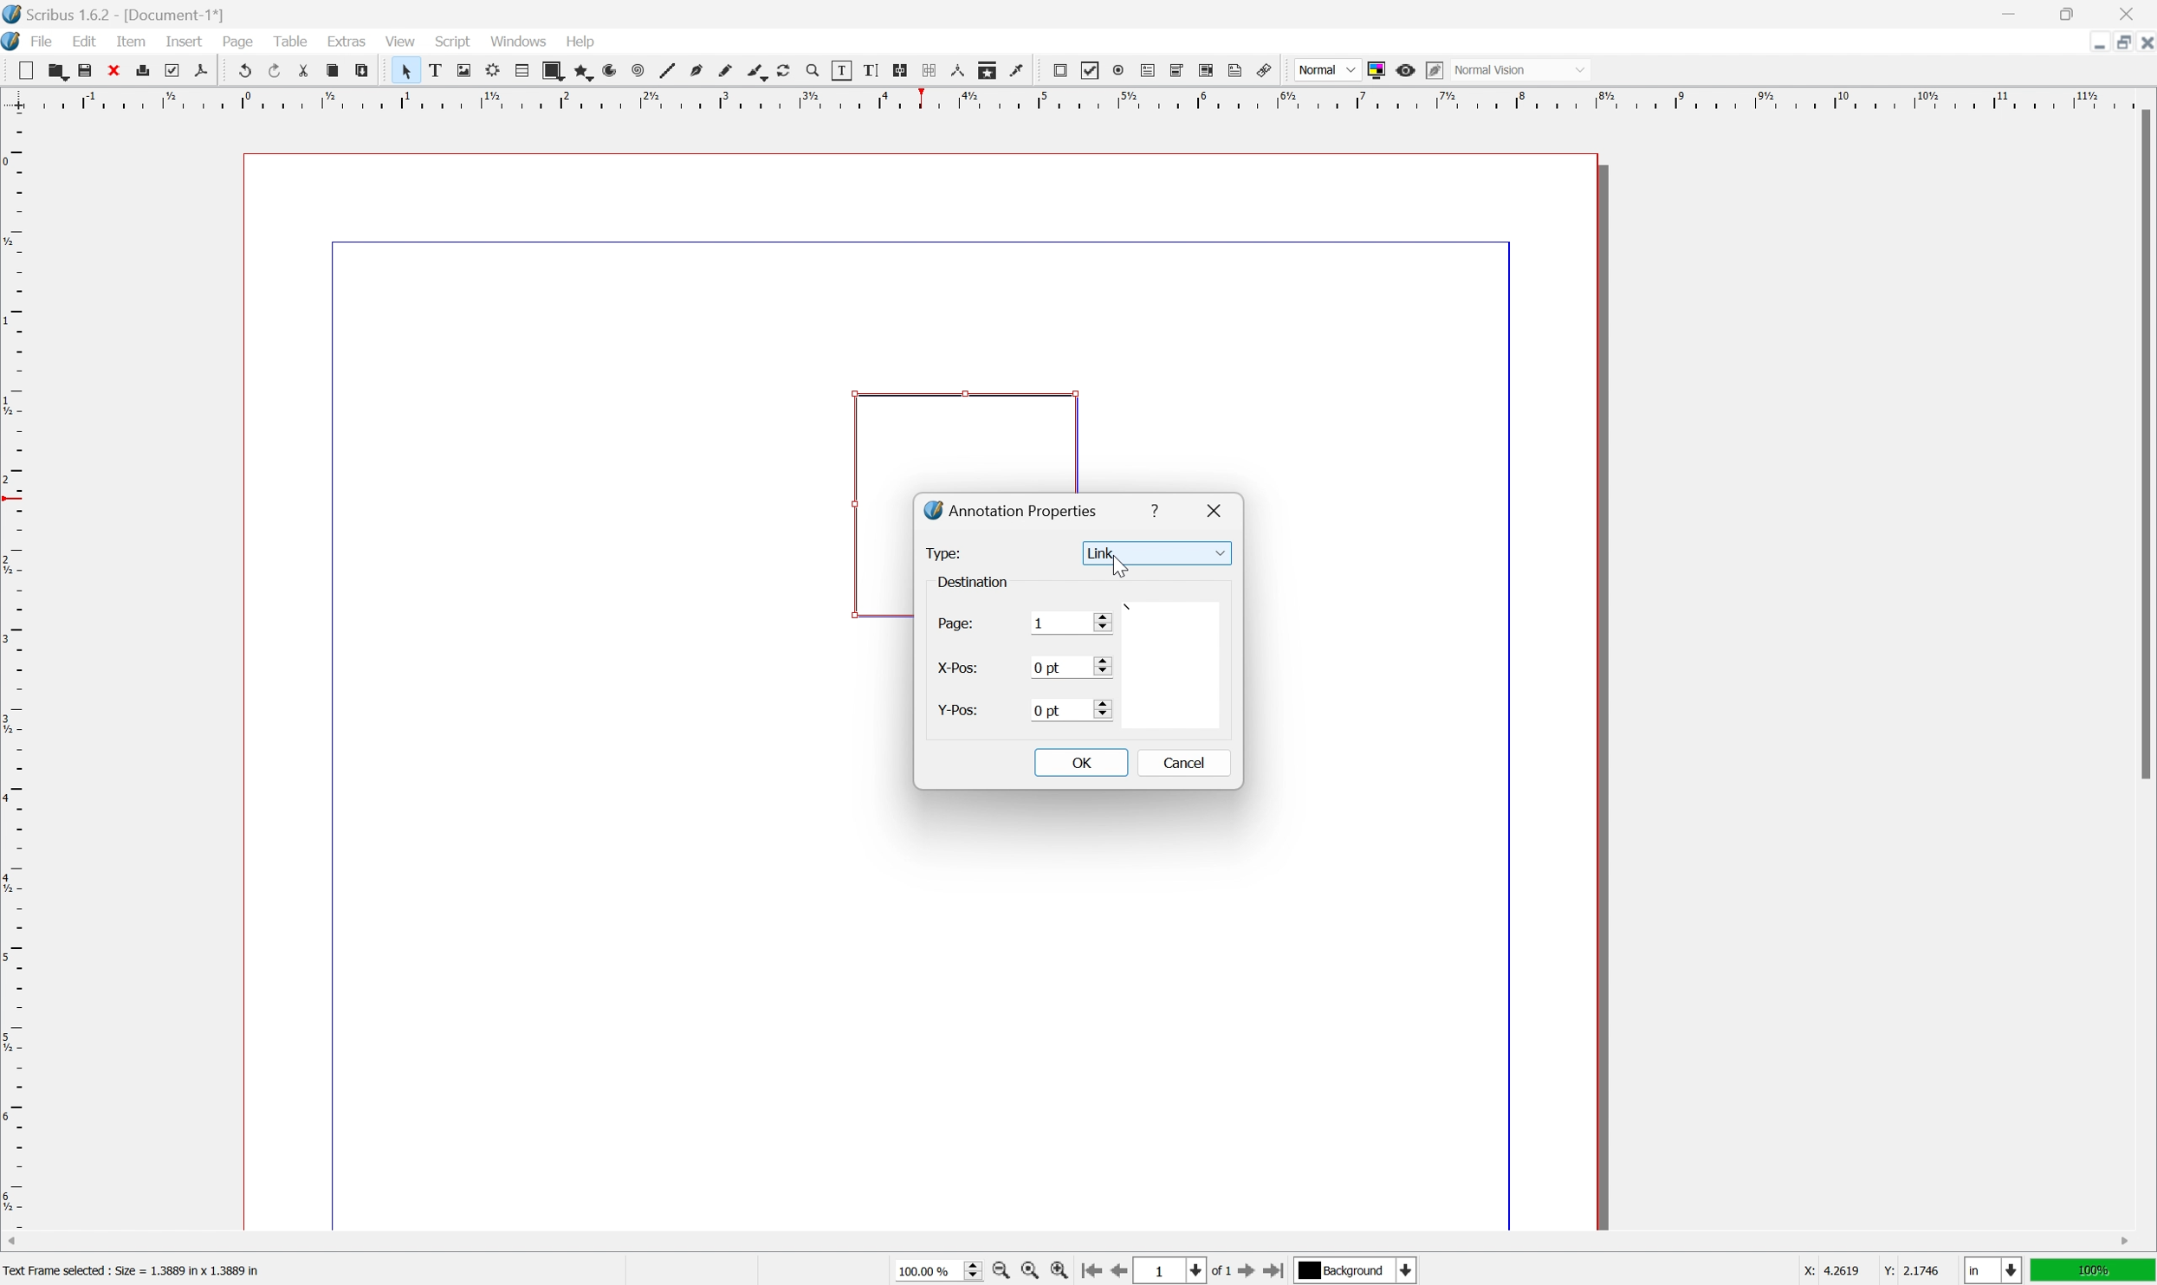 The height and width of the screenshot is (1285, 2157). Describe the element at coordinates (2094, 1271) in the screenshot. I see `100%` at that location.